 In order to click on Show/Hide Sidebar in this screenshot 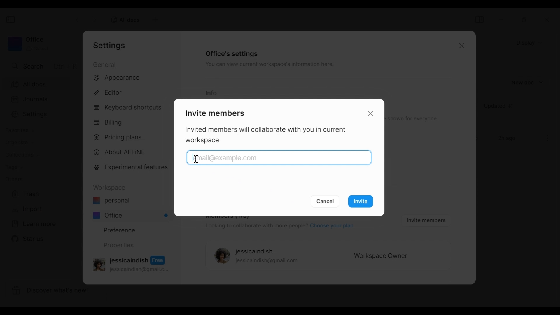, I will do `click(11, 20)`.